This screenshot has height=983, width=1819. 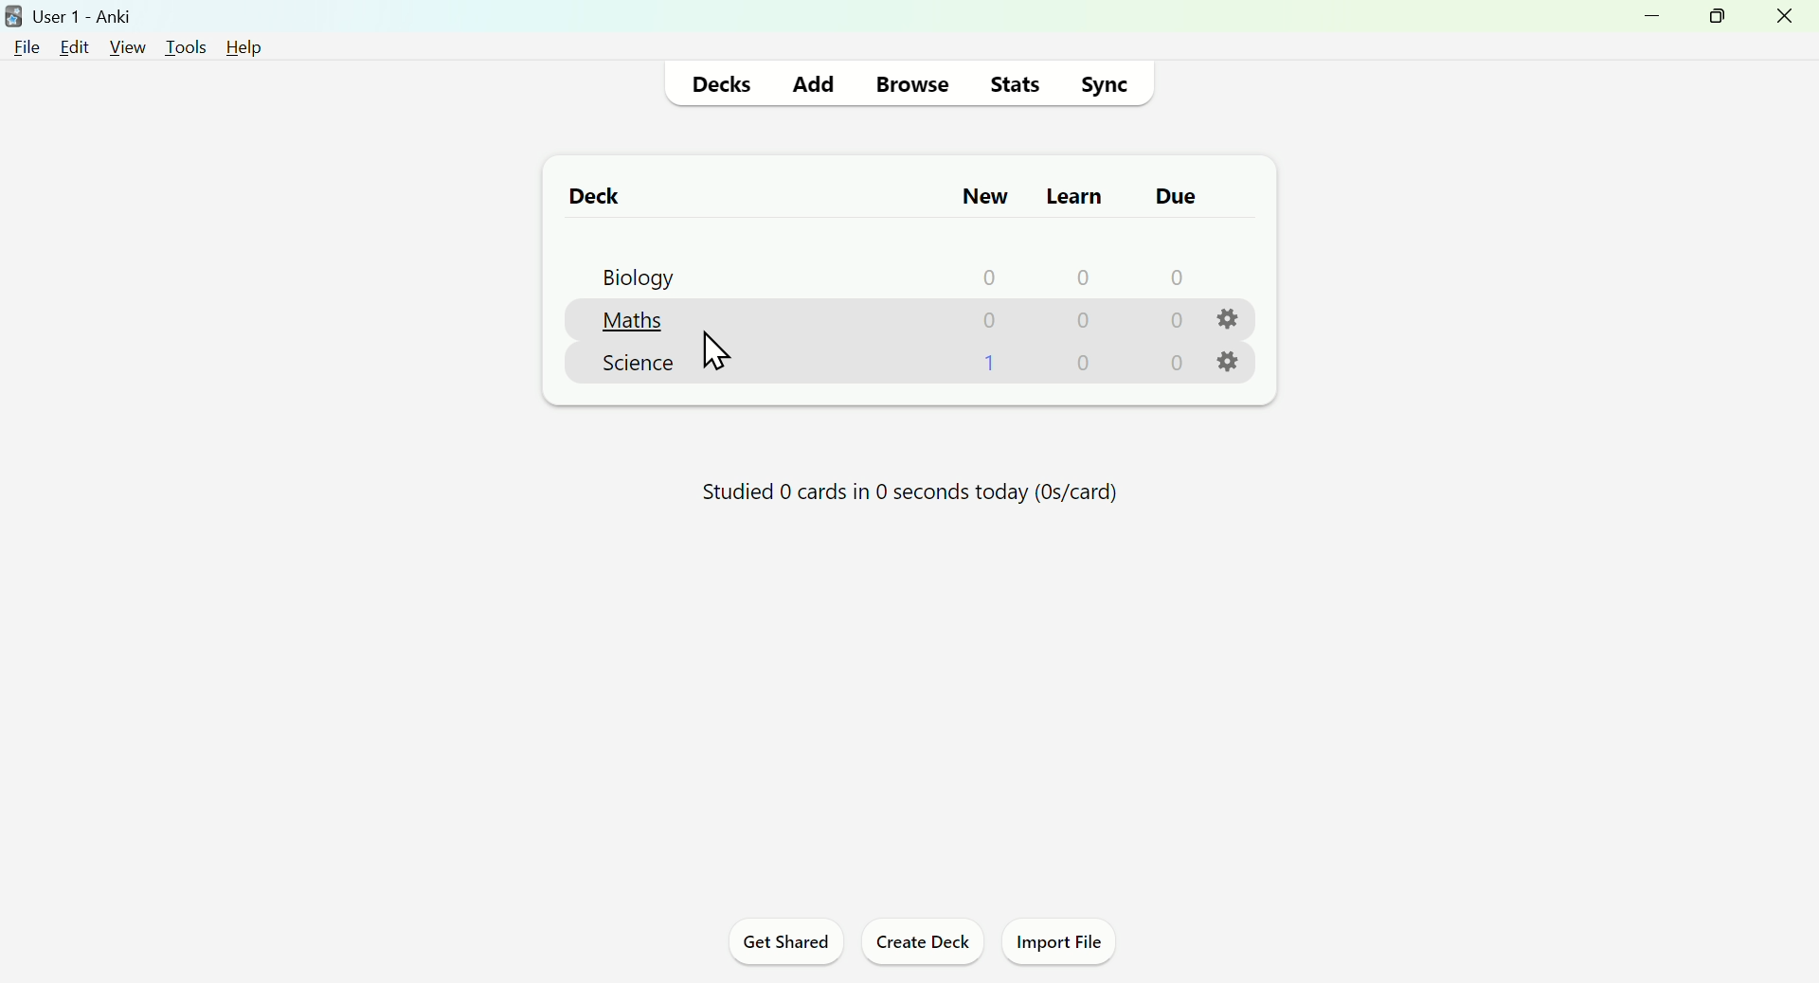 What do you see at coordinates (989, 319) in the screenshot?
I see `0` at bounding box center [989, 319].